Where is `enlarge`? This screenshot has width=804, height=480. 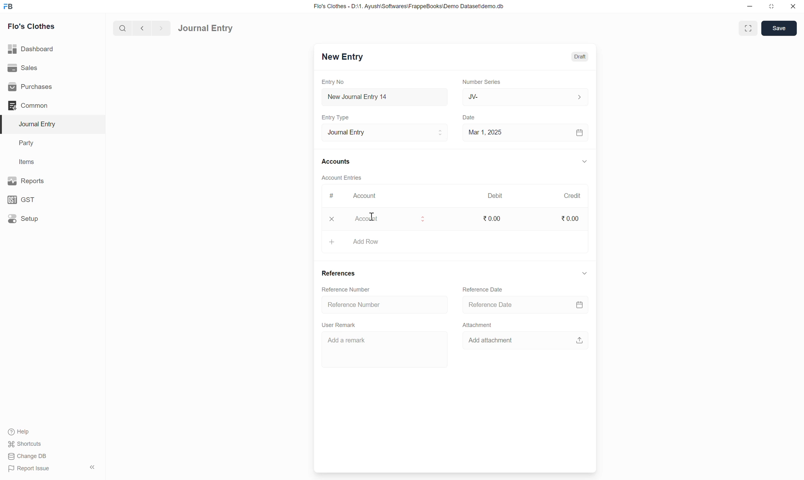
enlarge is located at coordinates (749, 27).